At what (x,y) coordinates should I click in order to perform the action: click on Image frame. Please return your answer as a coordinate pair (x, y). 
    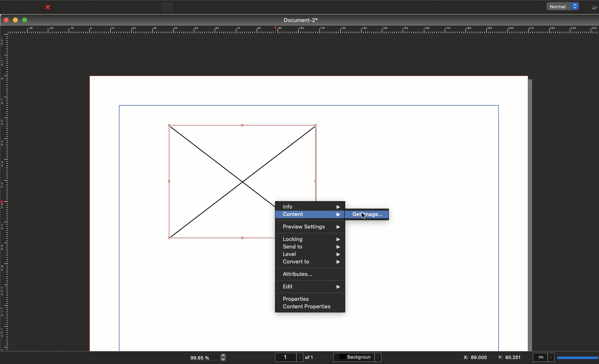
    Looking at the image, I should click on (194, 8).